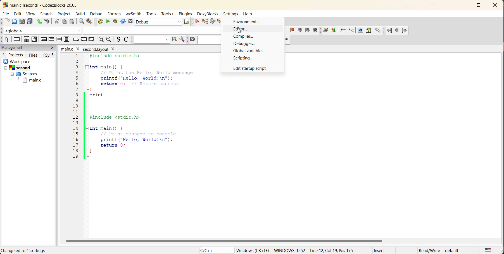 This screenshot has width=504, height=254. What do you see at coordinates (250, 51) in the screenshot?
I see `global variables` at bounding box center [250, 51].